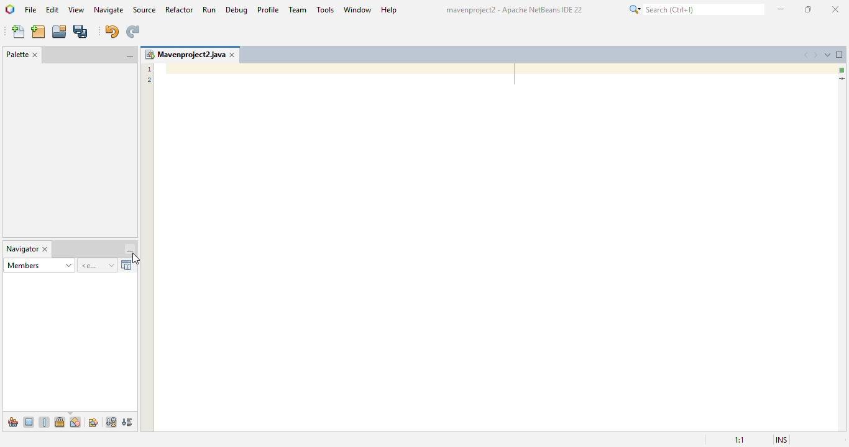 Image resolution: width=849 pixels, height=447 pixels. Describe the element at coordinates (36, 55) in the screenshot. I see `close window` at that location.